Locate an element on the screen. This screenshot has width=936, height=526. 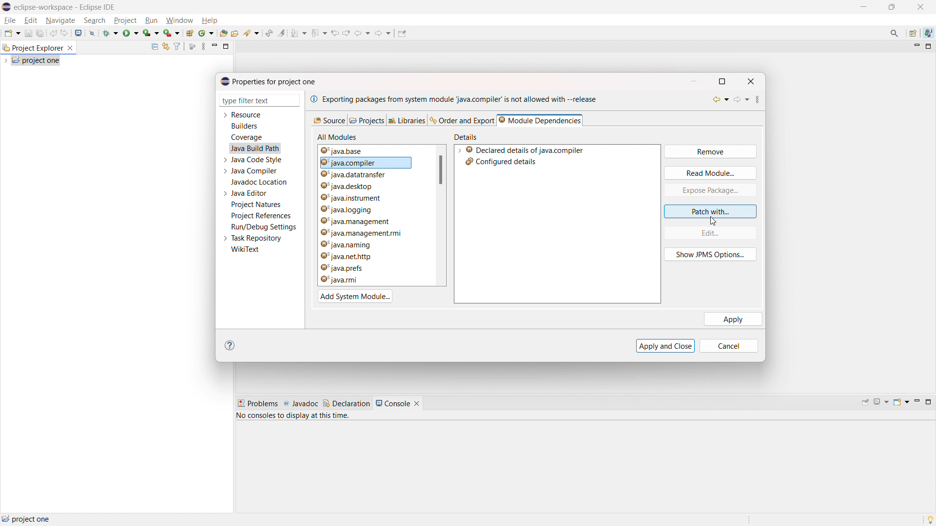
minimize is located at coordinates (695, 80).